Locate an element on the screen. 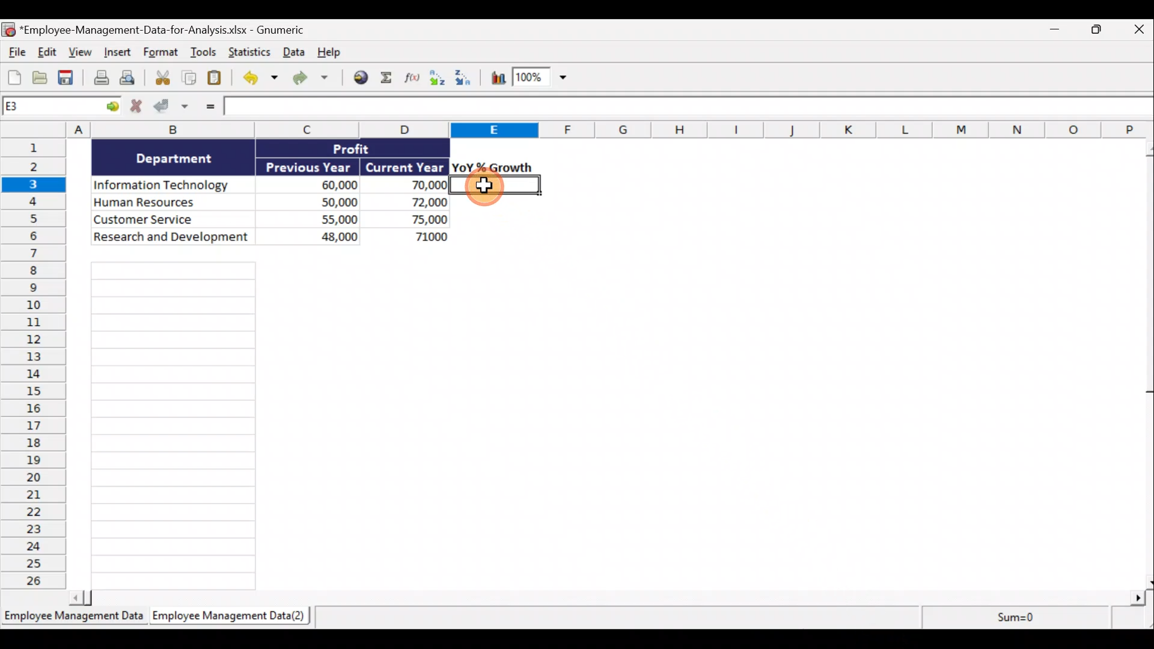 The image size is (1154, 649). Sheet 1 is located at coordinates (72, 617).